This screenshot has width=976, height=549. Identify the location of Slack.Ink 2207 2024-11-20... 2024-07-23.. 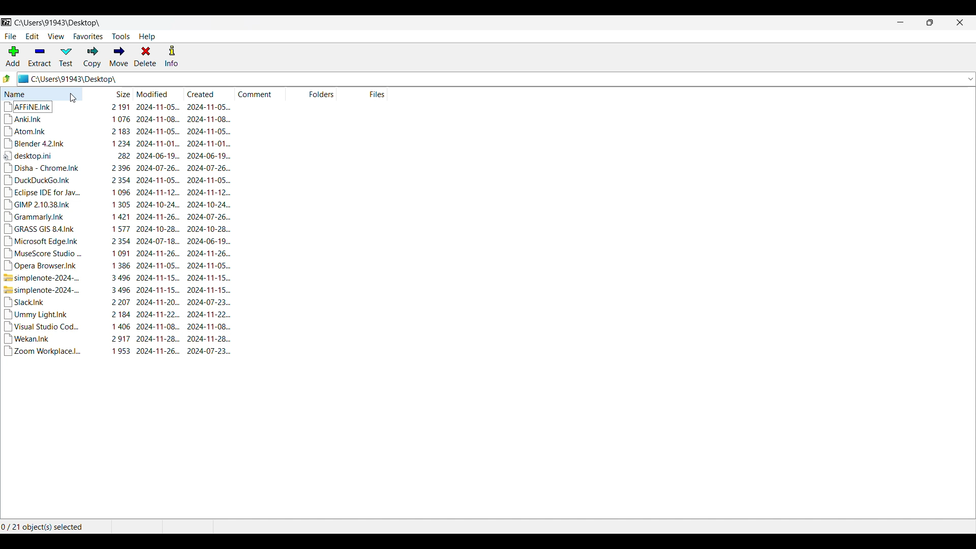
(118, 302).